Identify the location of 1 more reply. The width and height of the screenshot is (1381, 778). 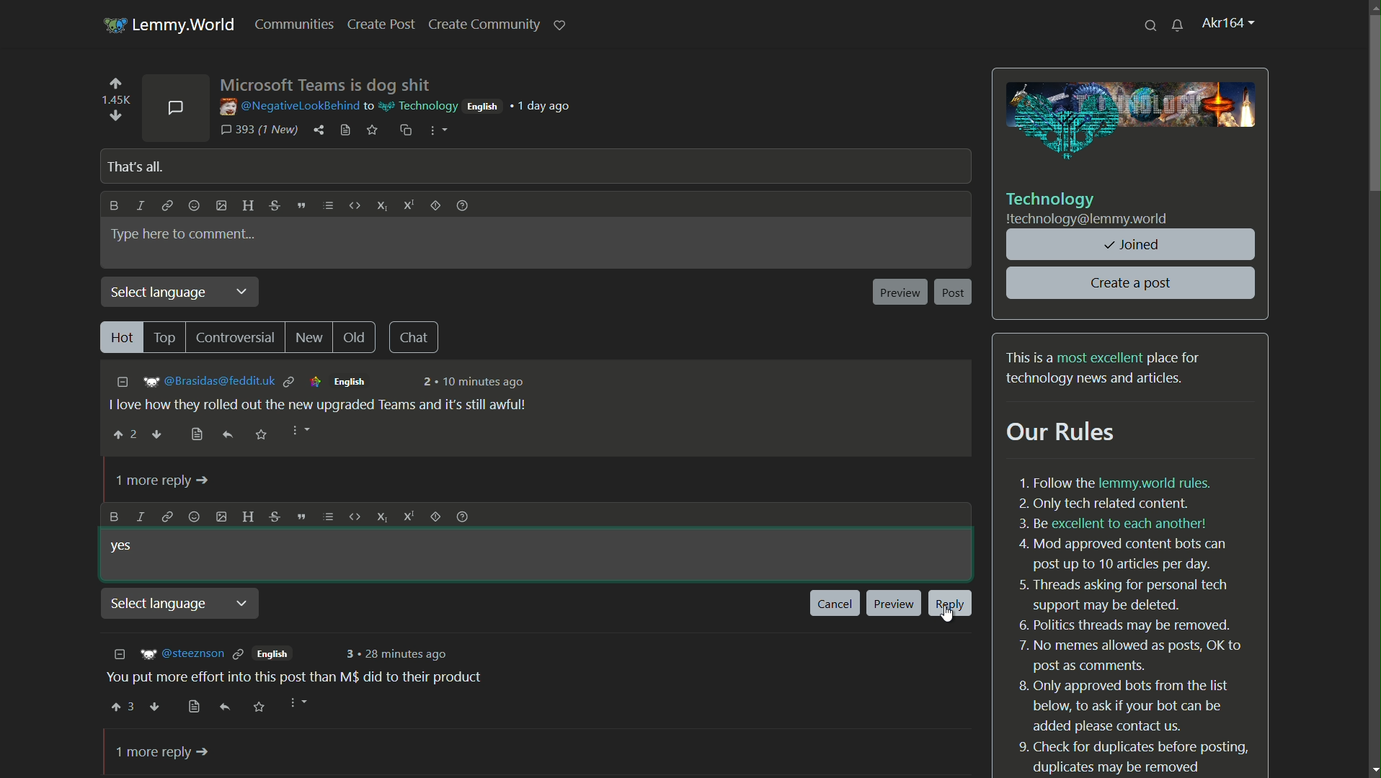
(164, 482).